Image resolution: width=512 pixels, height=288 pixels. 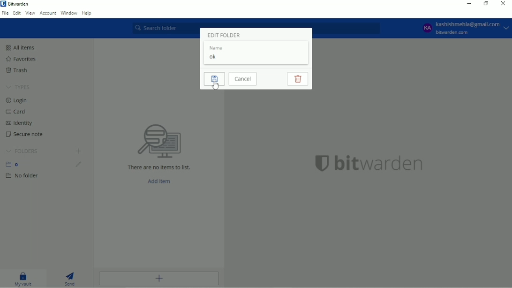 What do you see at coordinates (17, 13) in the screenshot?
I see `Edit` at bounding box center [17, 13].